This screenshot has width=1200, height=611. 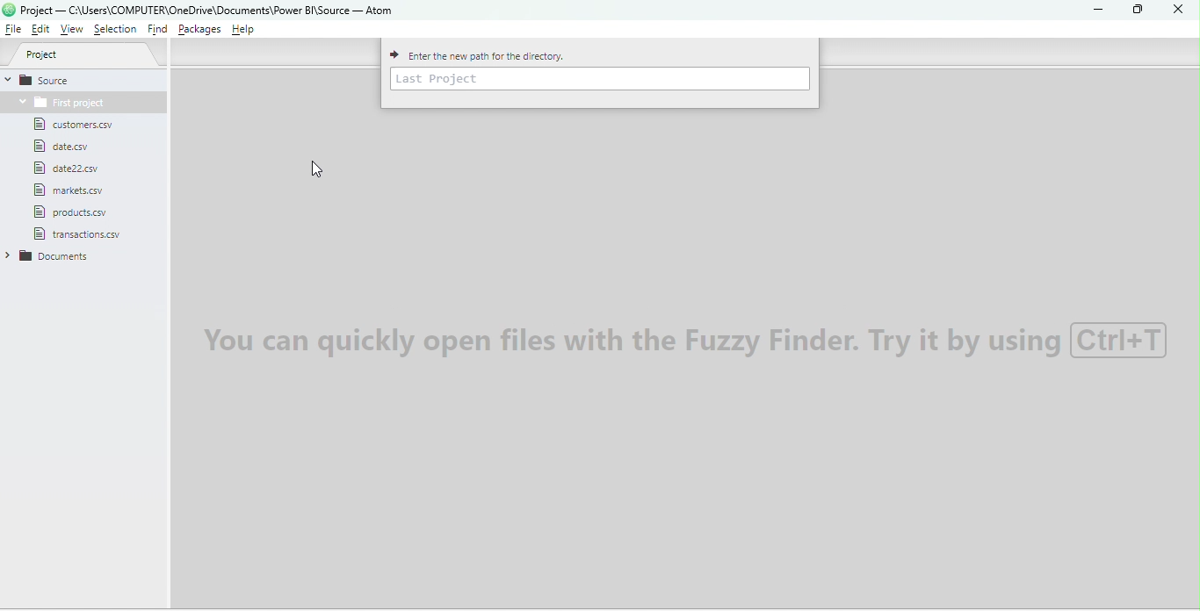 What do you see at coordinates (315, 169) in the screenshot?
I see `Cursor` at bounding box center [315, 169].